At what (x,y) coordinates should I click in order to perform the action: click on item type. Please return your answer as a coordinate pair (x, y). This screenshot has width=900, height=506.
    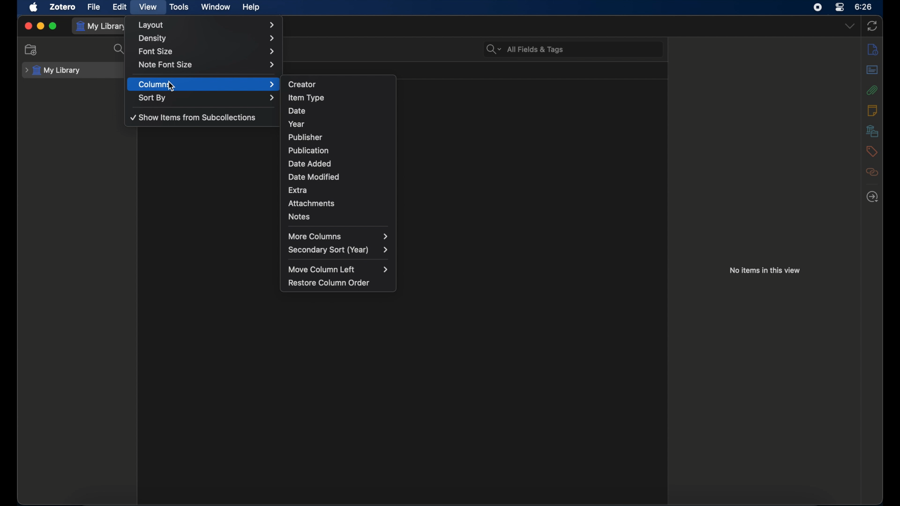
    Looking at the image, I should click on (338, 97).